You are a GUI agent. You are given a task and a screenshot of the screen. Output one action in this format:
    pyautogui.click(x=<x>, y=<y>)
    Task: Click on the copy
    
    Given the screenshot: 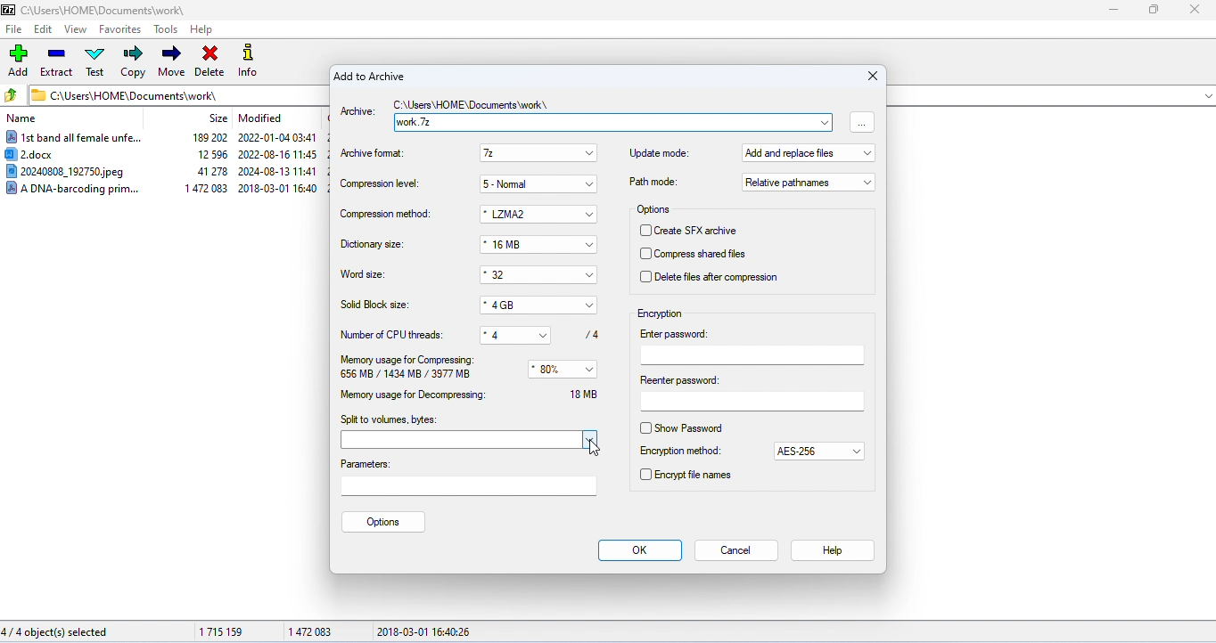 What is the action you would take?
    pyautogui.click(x=135, y=61)
    